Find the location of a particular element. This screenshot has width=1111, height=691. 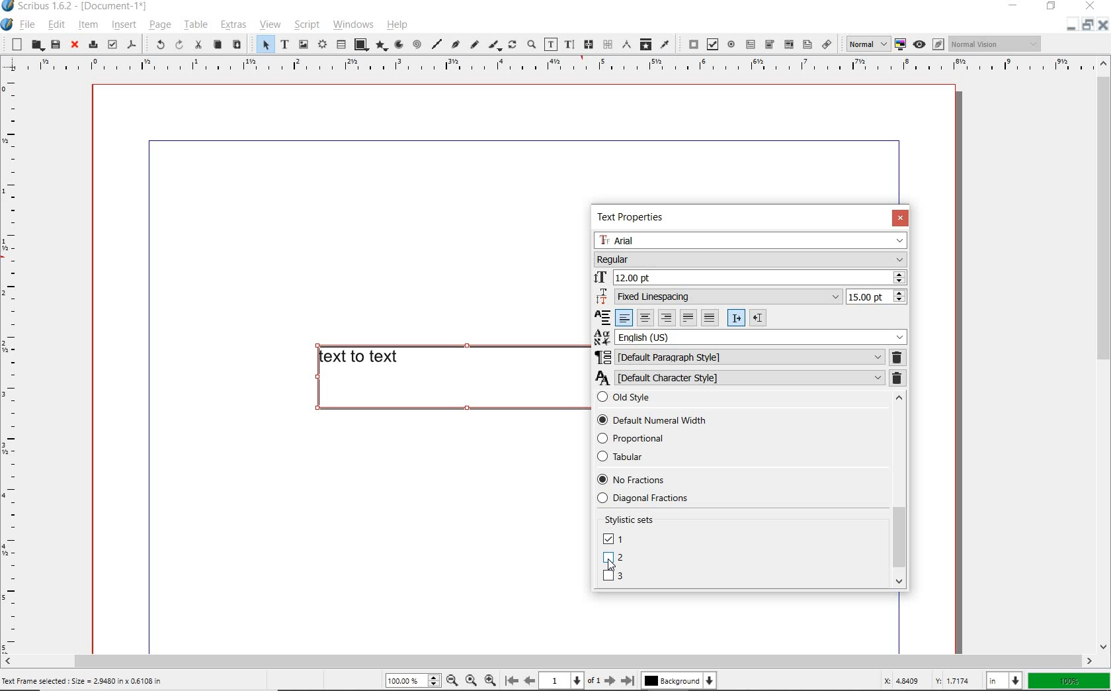

Zoom to 100% is located at coordinates (470, 680).